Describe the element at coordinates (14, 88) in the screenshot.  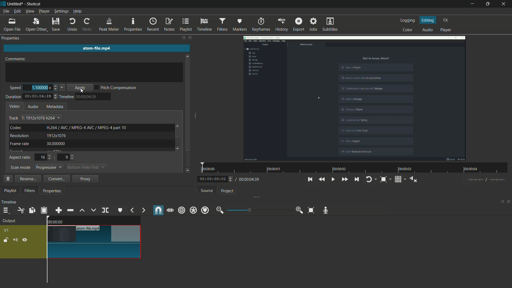
I see `speed` at that location.